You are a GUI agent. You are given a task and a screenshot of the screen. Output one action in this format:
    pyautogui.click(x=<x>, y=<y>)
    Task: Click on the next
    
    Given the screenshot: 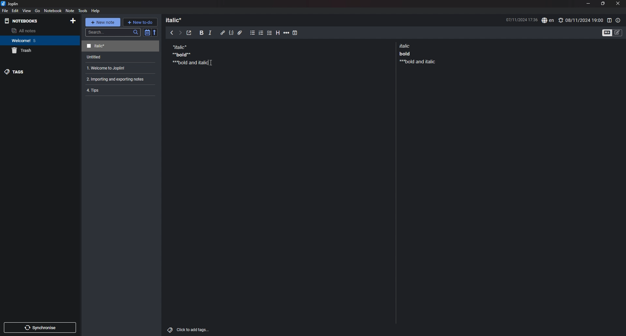 What is the action you would take?
    pyautogui.click(x=180, y=33)
    